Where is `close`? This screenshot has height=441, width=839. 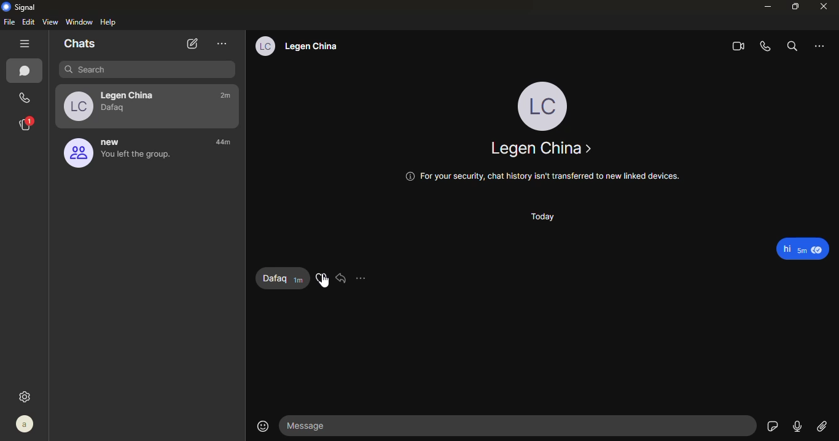 close is located at coordinates (825, 6).